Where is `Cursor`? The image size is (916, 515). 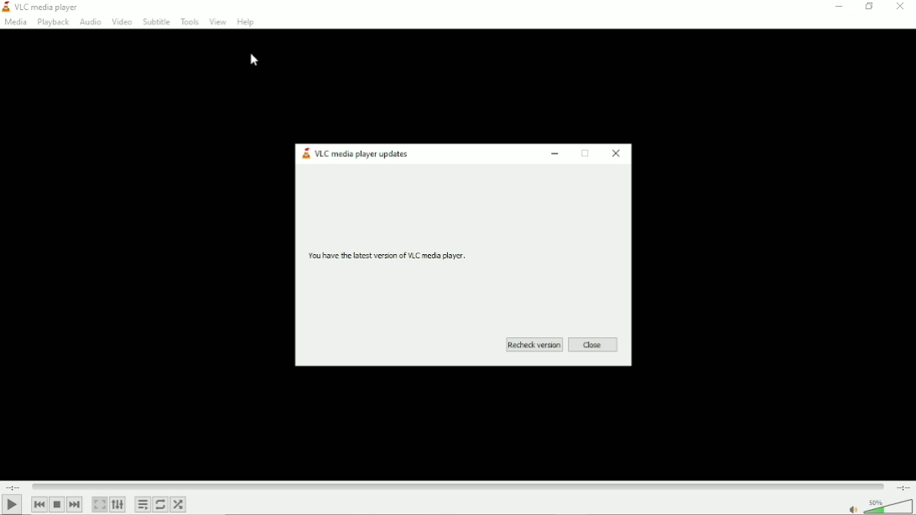
Cursor is located at coordinates (255, 60).